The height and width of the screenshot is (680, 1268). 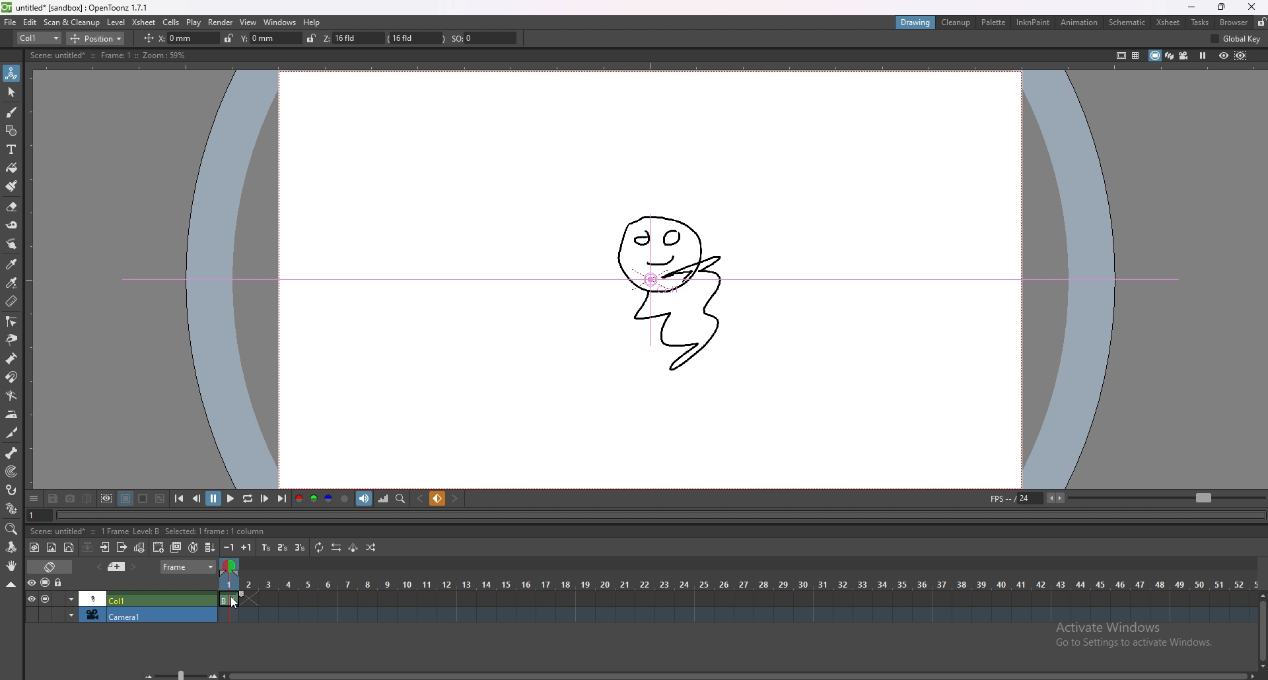 I want to click on next key, so click(x=454, y=499).